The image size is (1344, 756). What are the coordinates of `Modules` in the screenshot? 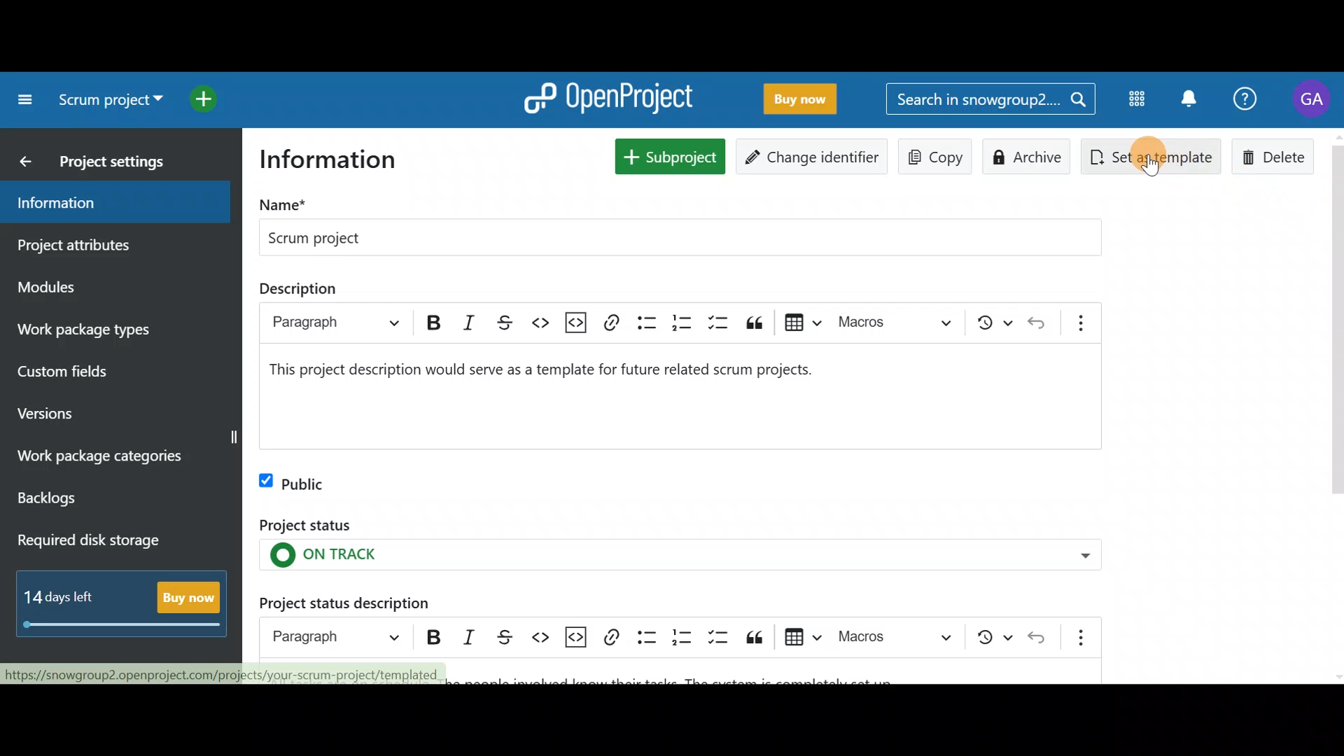 It's located at (1134, 102).